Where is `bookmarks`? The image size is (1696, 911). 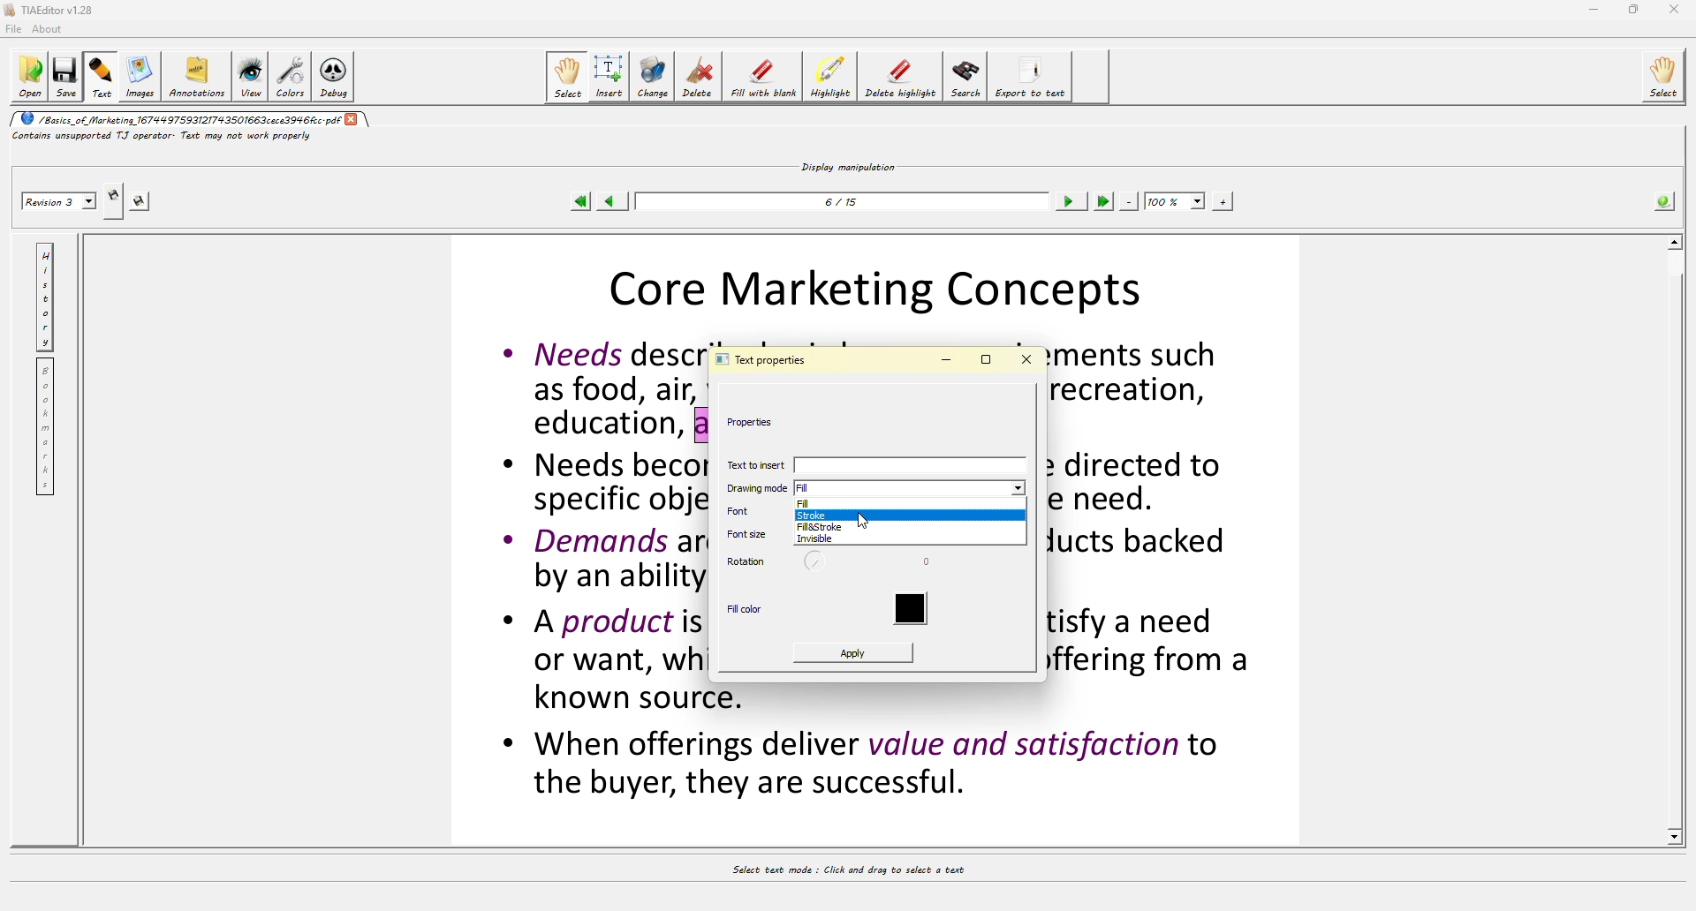 bookmarks is located at coordinates (46, 427).